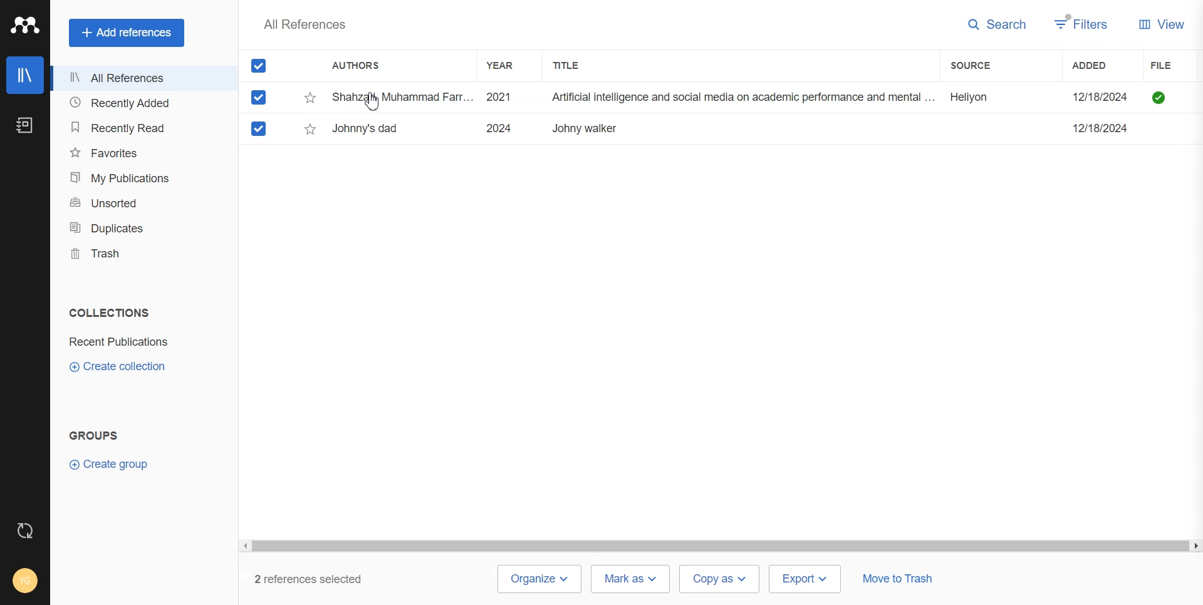 The height and width of the screenshot is (605, 1203). Describe the element at coordinates (1082, 24) in the screenshot. I see `Filters` at that location.